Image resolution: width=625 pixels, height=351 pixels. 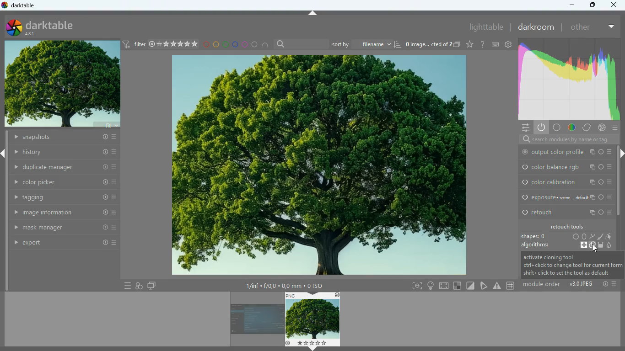 I want to click on description, so click(x=572, y=265).